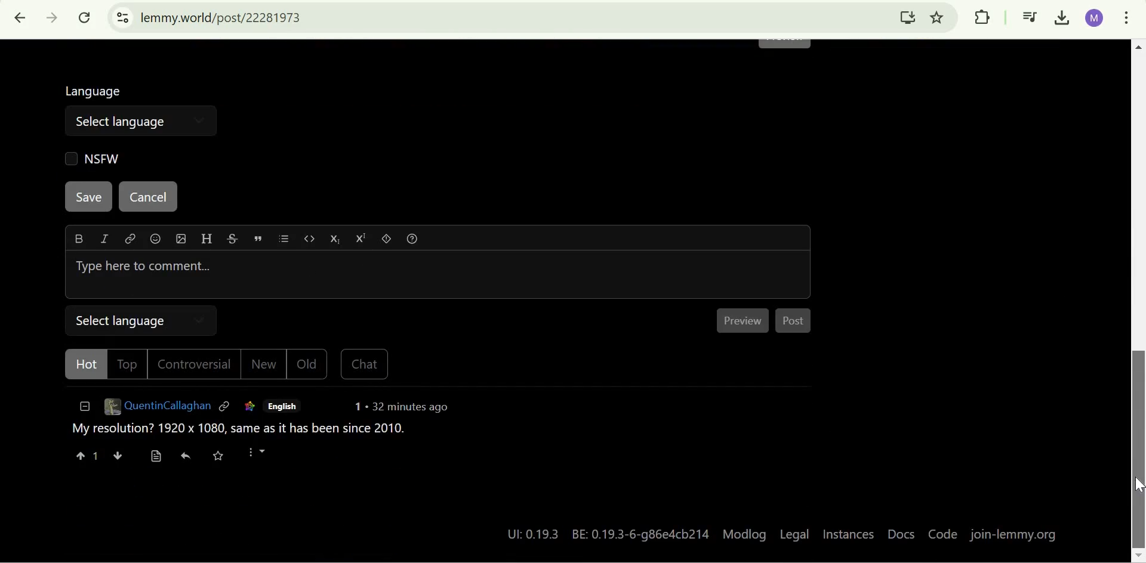  Describe the element at coordinates (266, 367) in the screenshot. I see `New` at that location.